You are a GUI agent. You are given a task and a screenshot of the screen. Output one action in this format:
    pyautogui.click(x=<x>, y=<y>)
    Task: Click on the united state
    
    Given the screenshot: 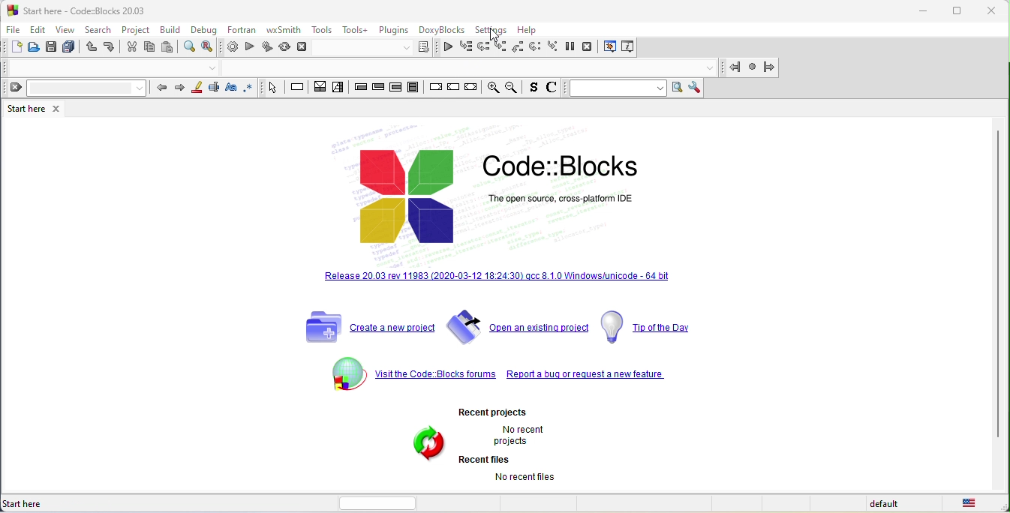 What is the action you would take?
    pyautogui.click(x=968, y=505)
    